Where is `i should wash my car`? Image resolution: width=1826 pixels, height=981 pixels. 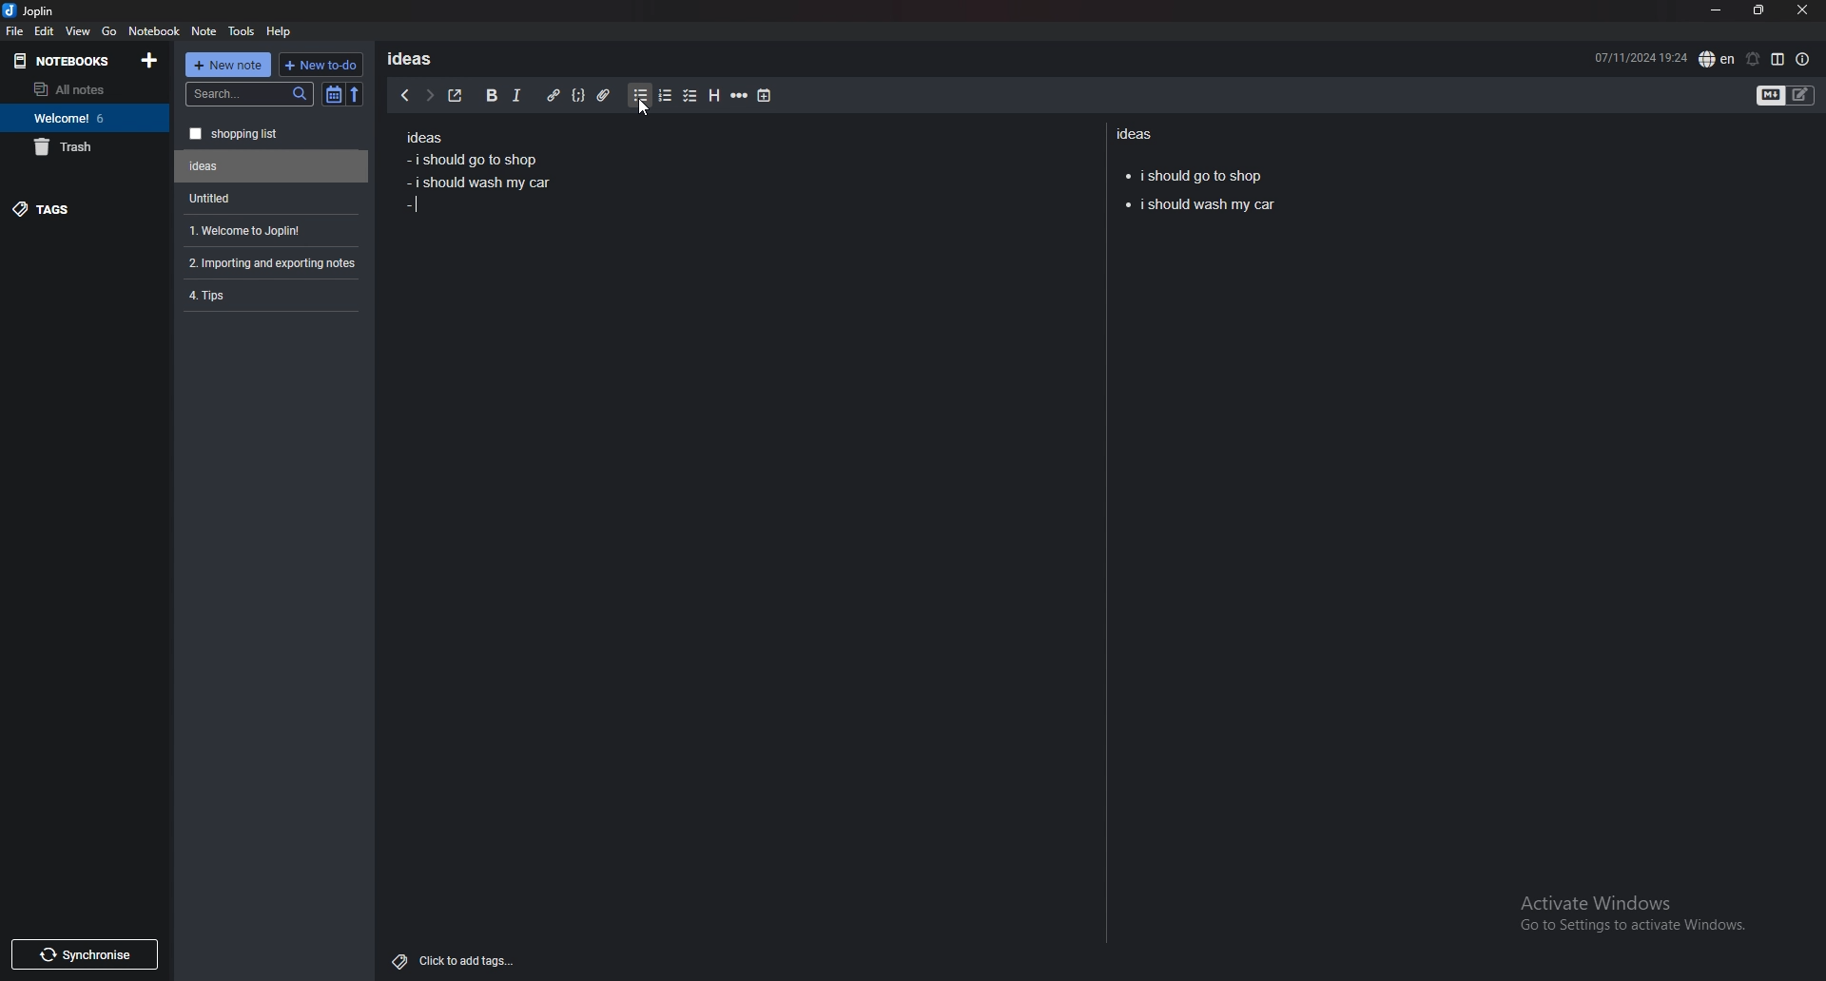 i should wash my car is located at coordinates (482, 183).